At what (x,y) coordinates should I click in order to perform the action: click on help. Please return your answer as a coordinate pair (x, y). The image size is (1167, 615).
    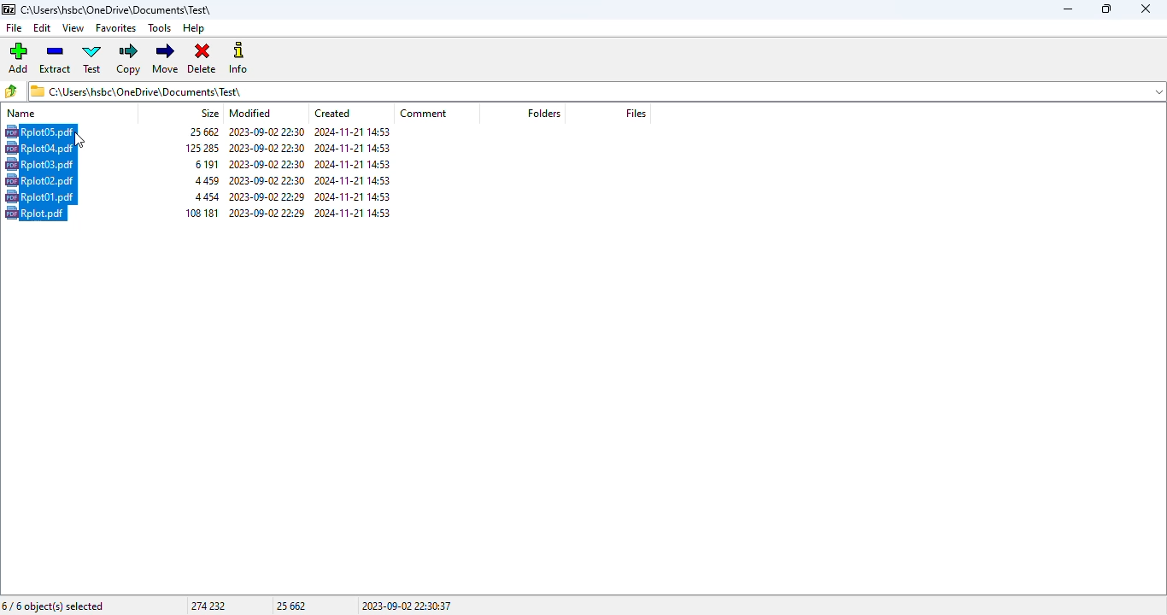
    Looking at the image, I should click on (194, 28).